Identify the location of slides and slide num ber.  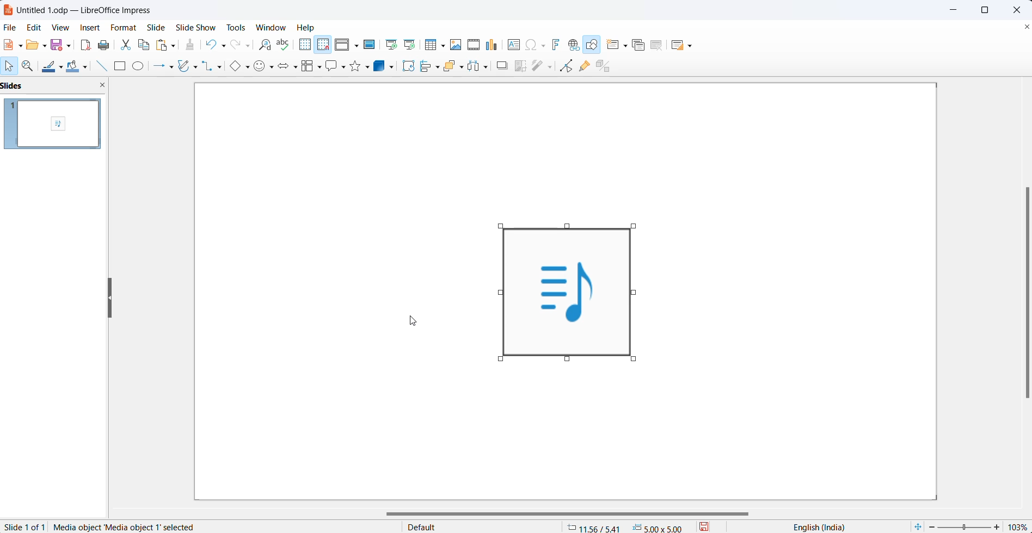
(53, 125).